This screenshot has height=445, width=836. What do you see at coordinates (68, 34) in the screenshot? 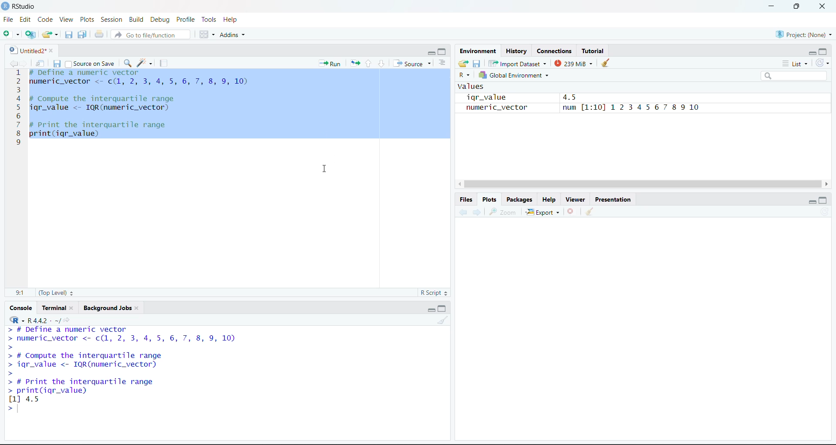
I see `Save current document (Ctrl + S)` at bounding box center [68, 34].